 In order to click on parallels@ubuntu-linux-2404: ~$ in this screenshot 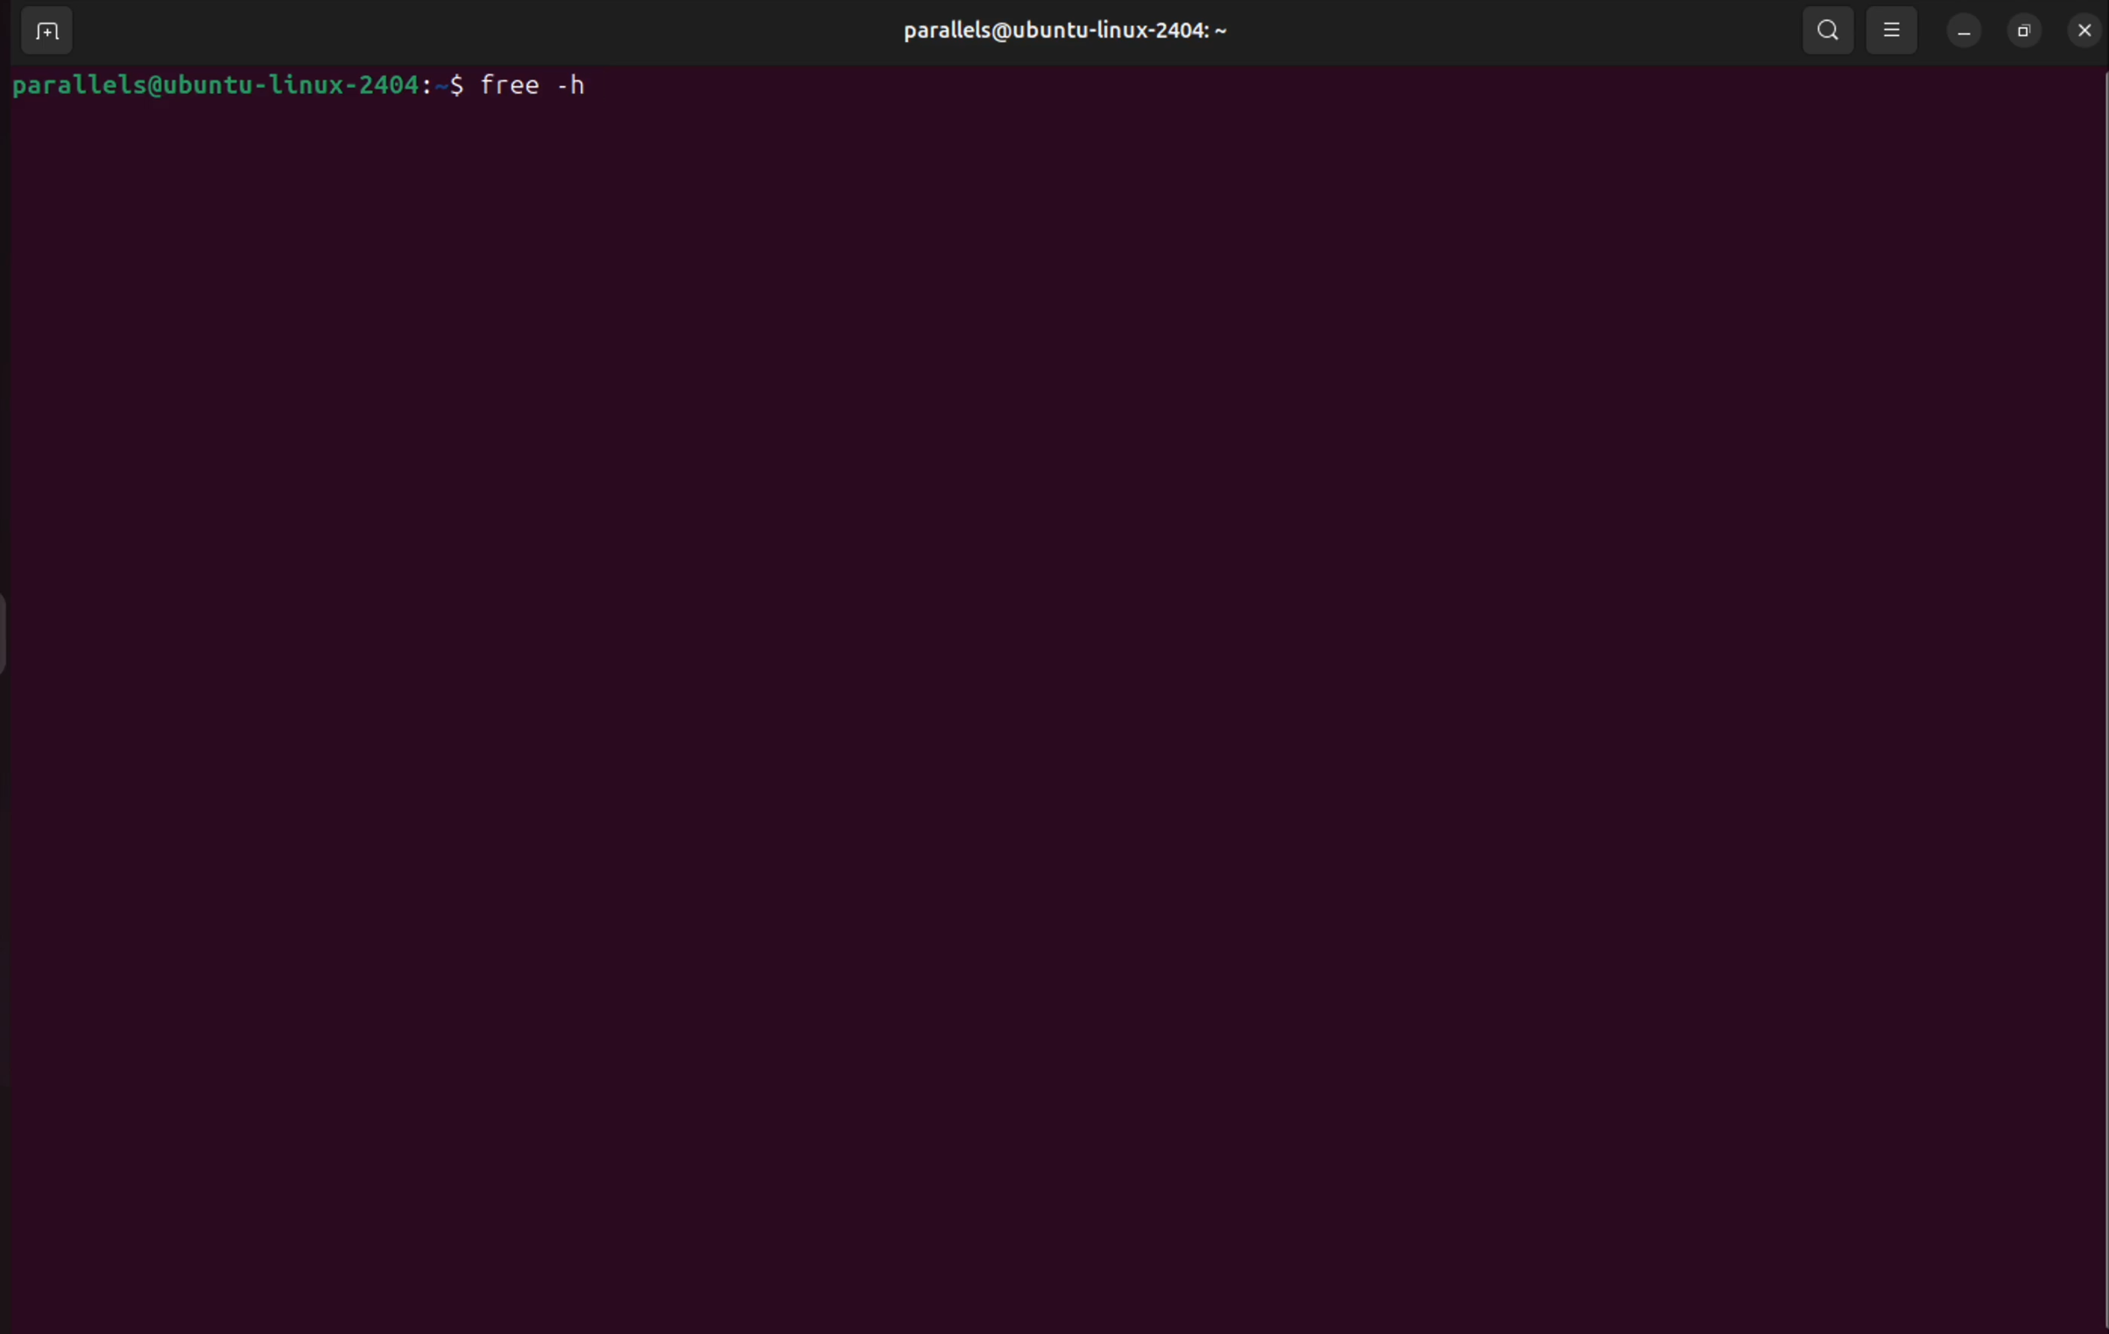, I will do `click(237, 86)`.